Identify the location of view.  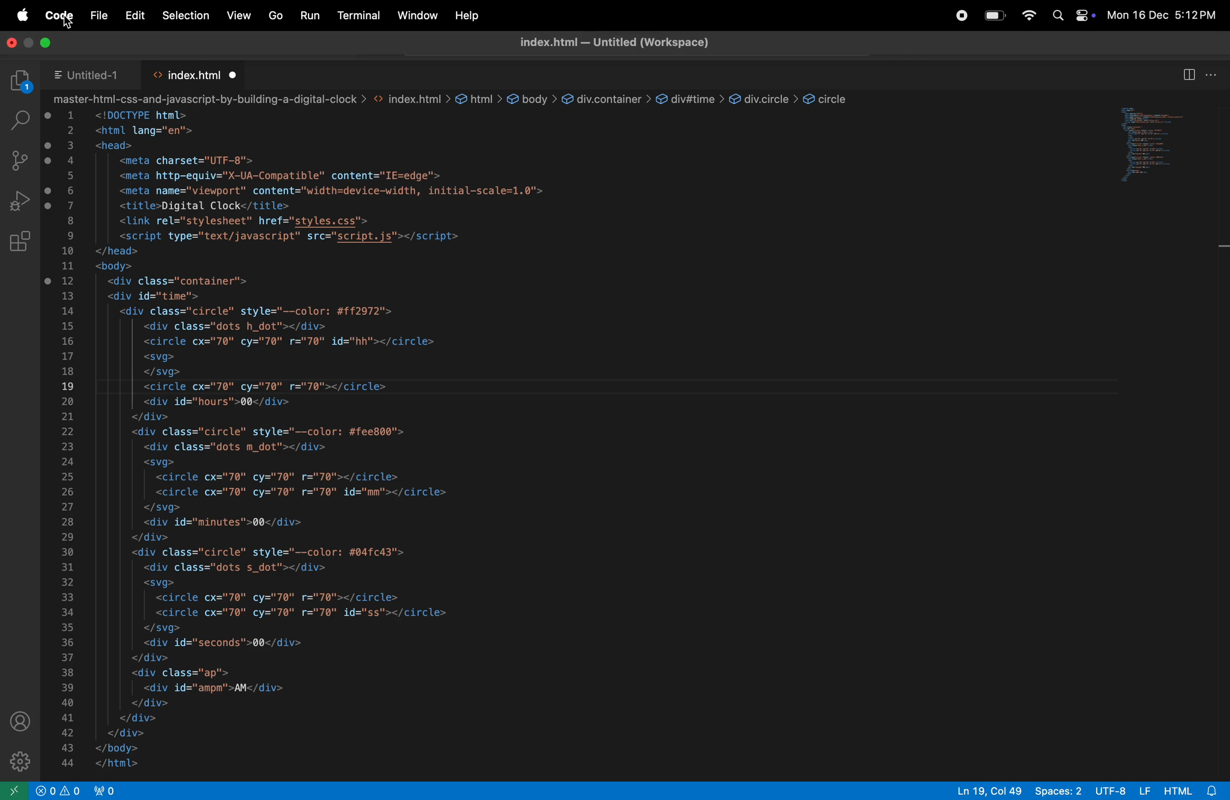
(240, 15).